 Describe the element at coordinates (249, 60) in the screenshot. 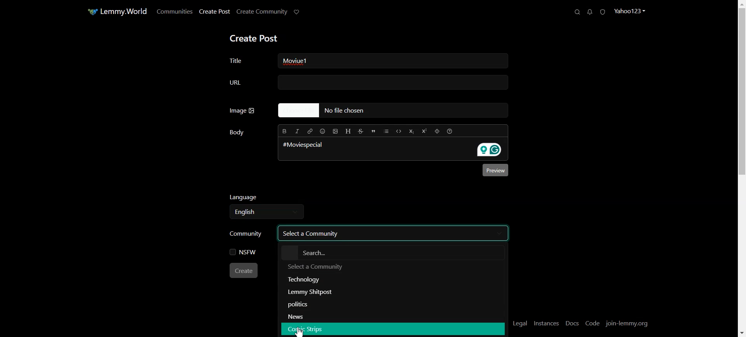

I see `Title` at that location.